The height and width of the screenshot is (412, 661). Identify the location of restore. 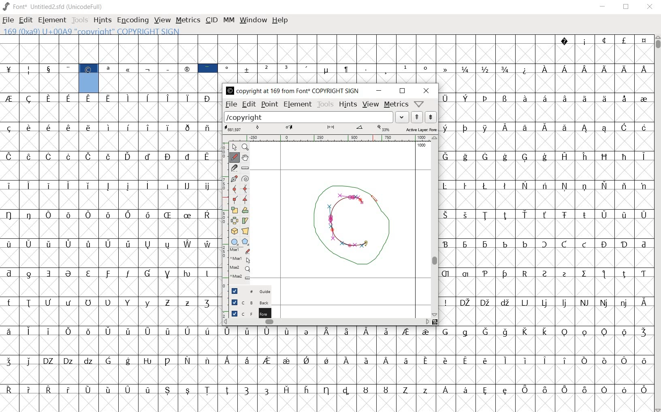
(627, 7).